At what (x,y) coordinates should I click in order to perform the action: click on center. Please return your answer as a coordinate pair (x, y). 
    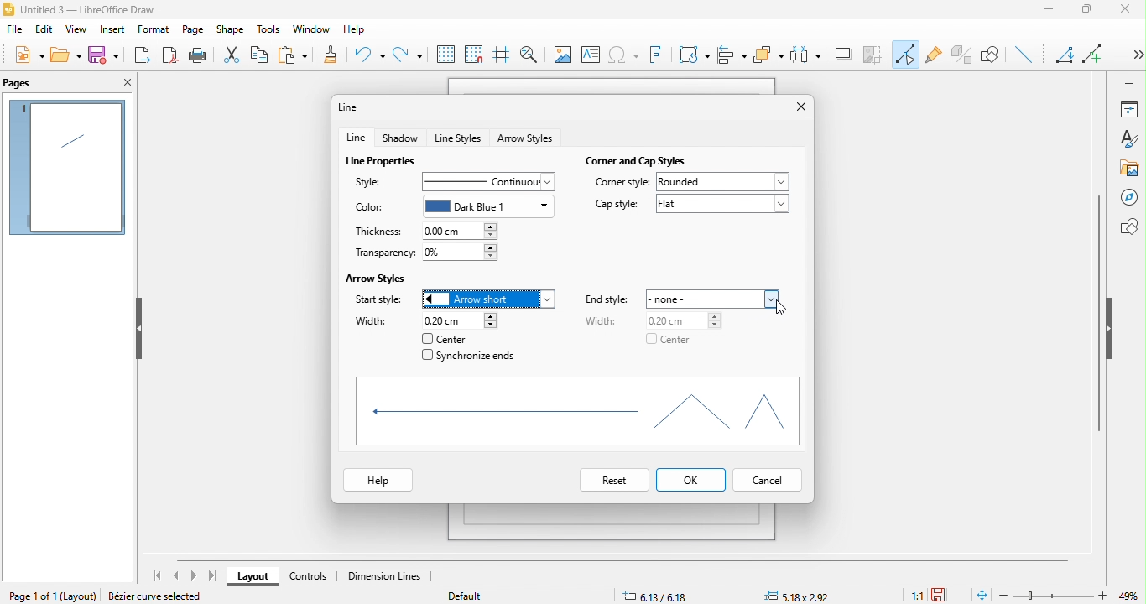
    Looking at the image, I should click on (669, 342).